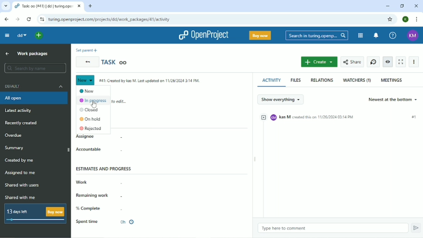  Describe the element at coordinates (387, 6) in the screenshot. I see `Minimize` at that location.